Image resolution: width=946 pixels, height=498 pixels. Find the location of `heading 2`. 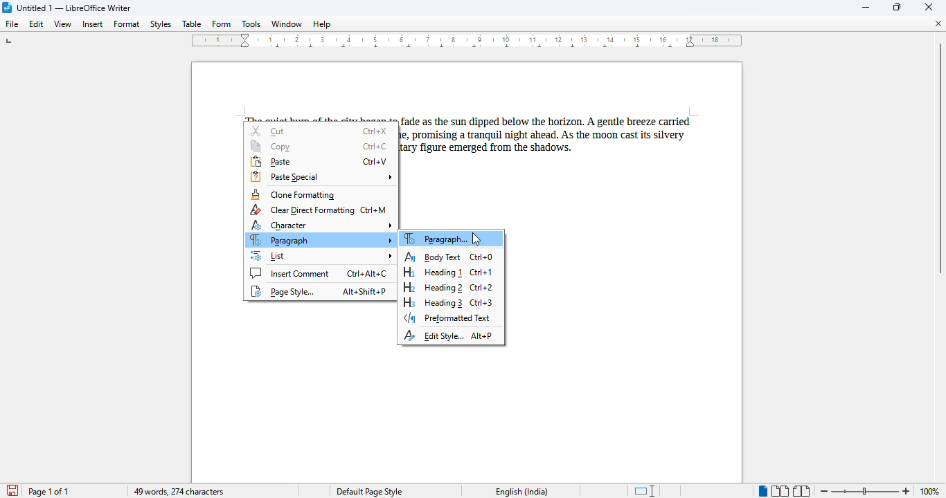

heading 2 is located at coordinates (448, 288).